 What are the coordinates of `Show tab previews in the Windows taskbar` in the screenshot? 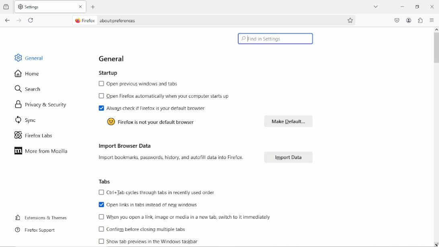 It's located at (148, 242).